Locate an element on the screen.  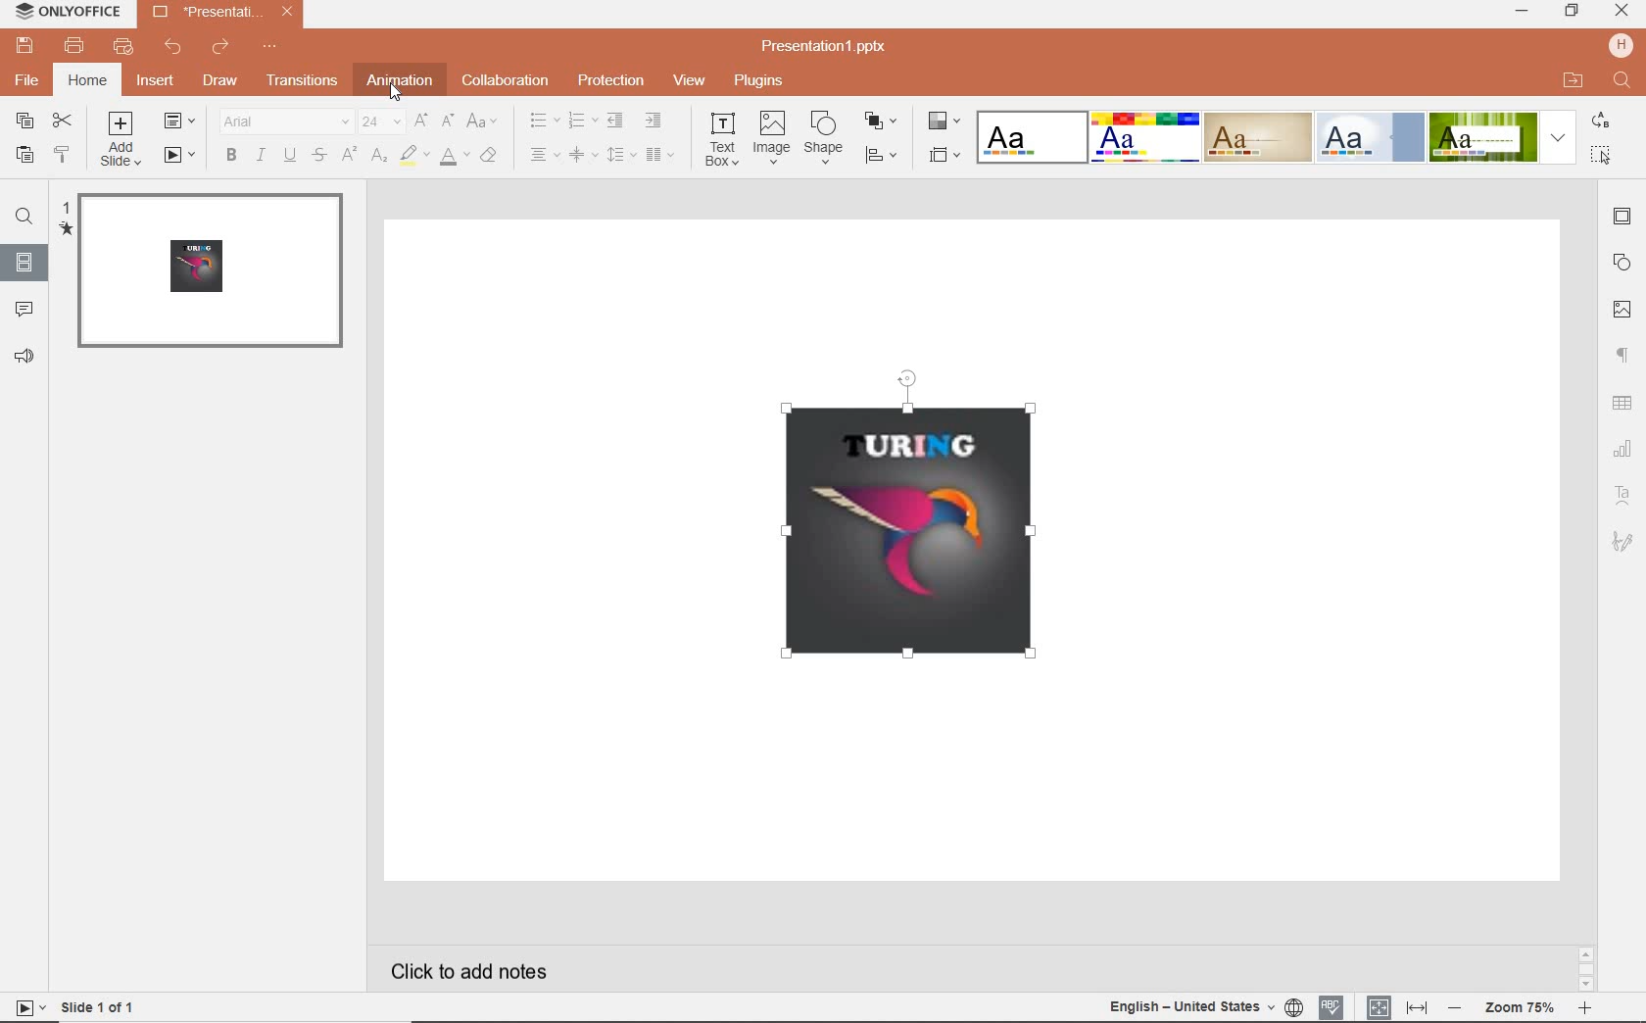
image is located at coordinates (1624, 312).